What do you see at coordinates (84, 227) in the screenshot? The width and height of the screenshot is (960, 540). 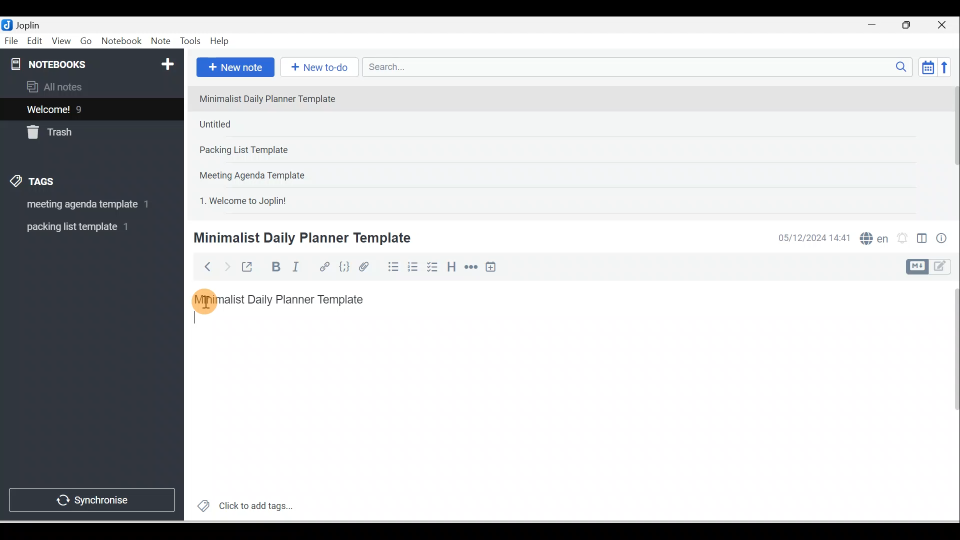 I see `Tag 2` at bounding box center [84, 227].